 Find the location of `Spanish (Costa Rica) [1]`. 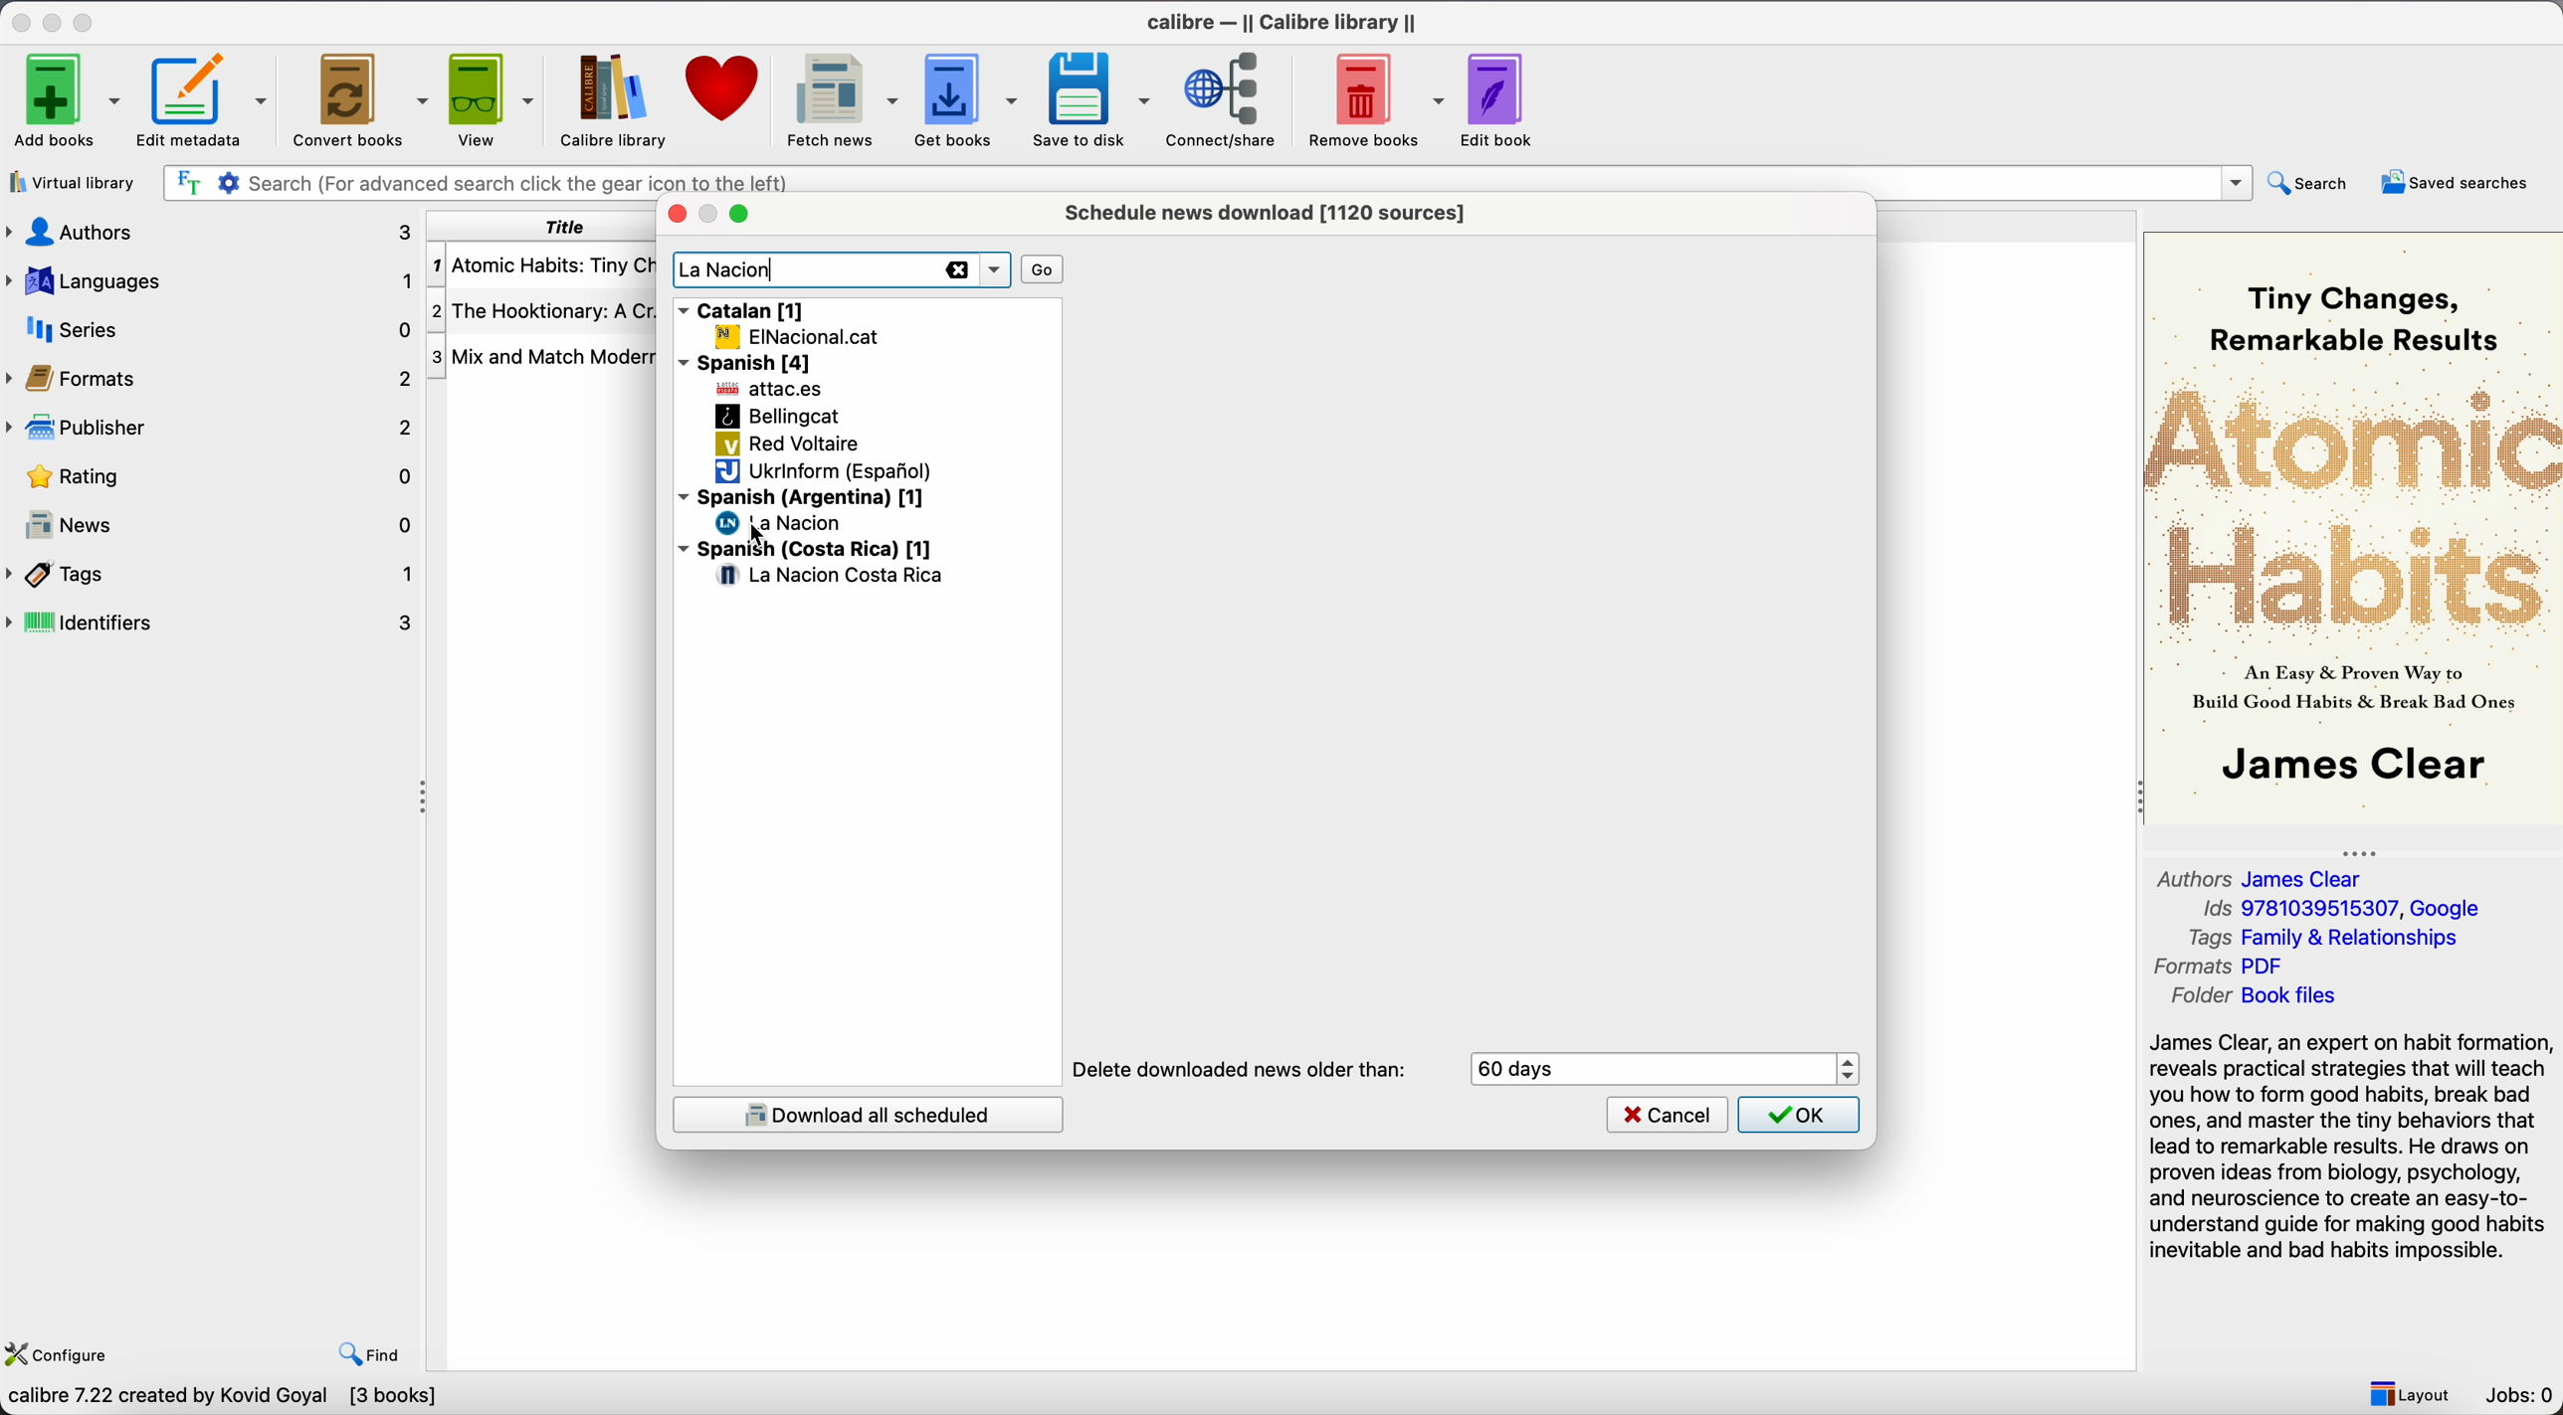

Spanish (Costa Rica) [1] is located at coordinates (806, 550).